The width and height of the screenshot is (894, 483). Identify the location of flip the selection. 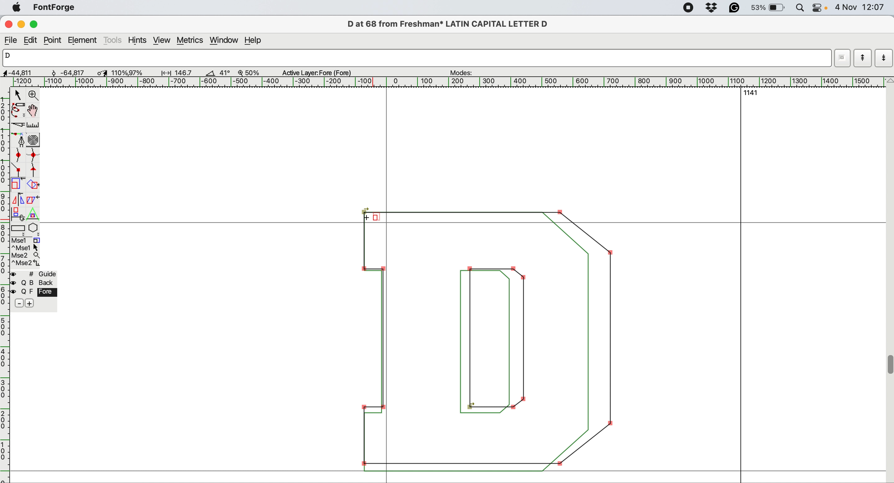
(18, 200).